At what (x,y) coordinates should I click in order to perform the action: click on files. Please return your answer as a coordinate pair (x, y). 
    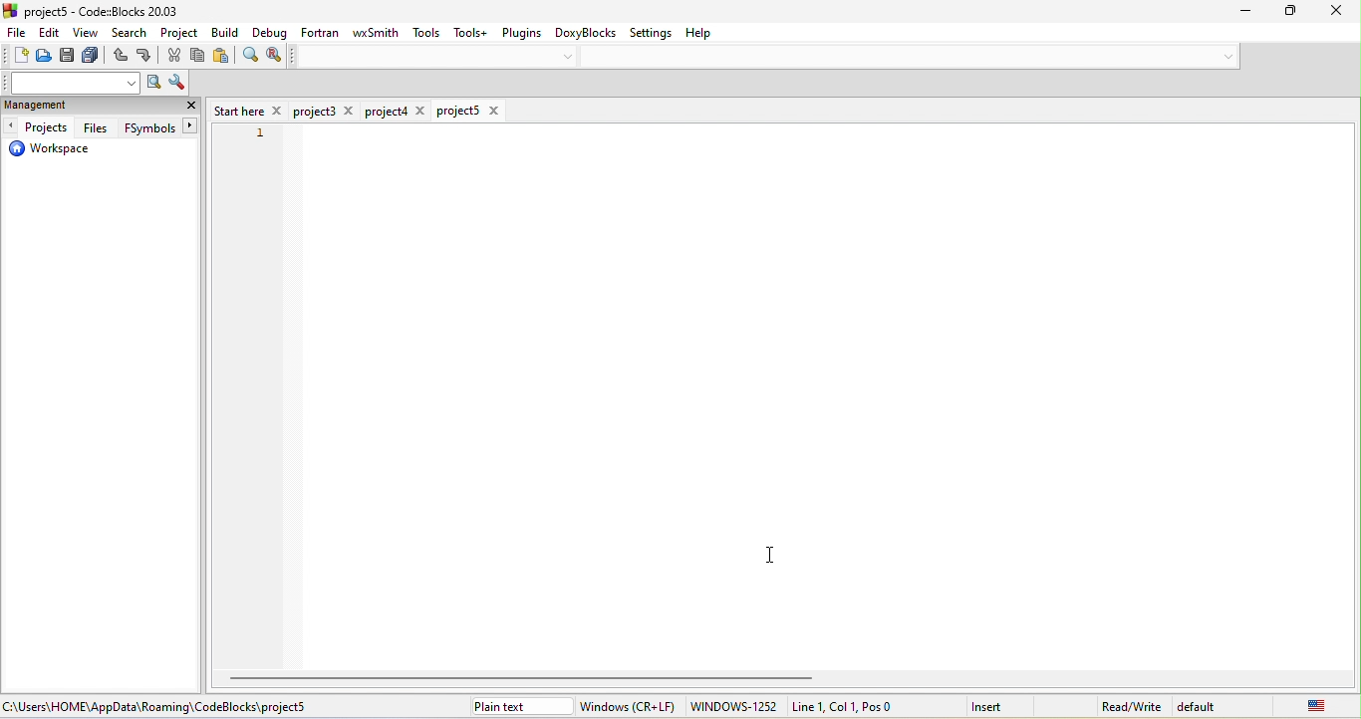
    Looking at the image, I should click on (96, 127).